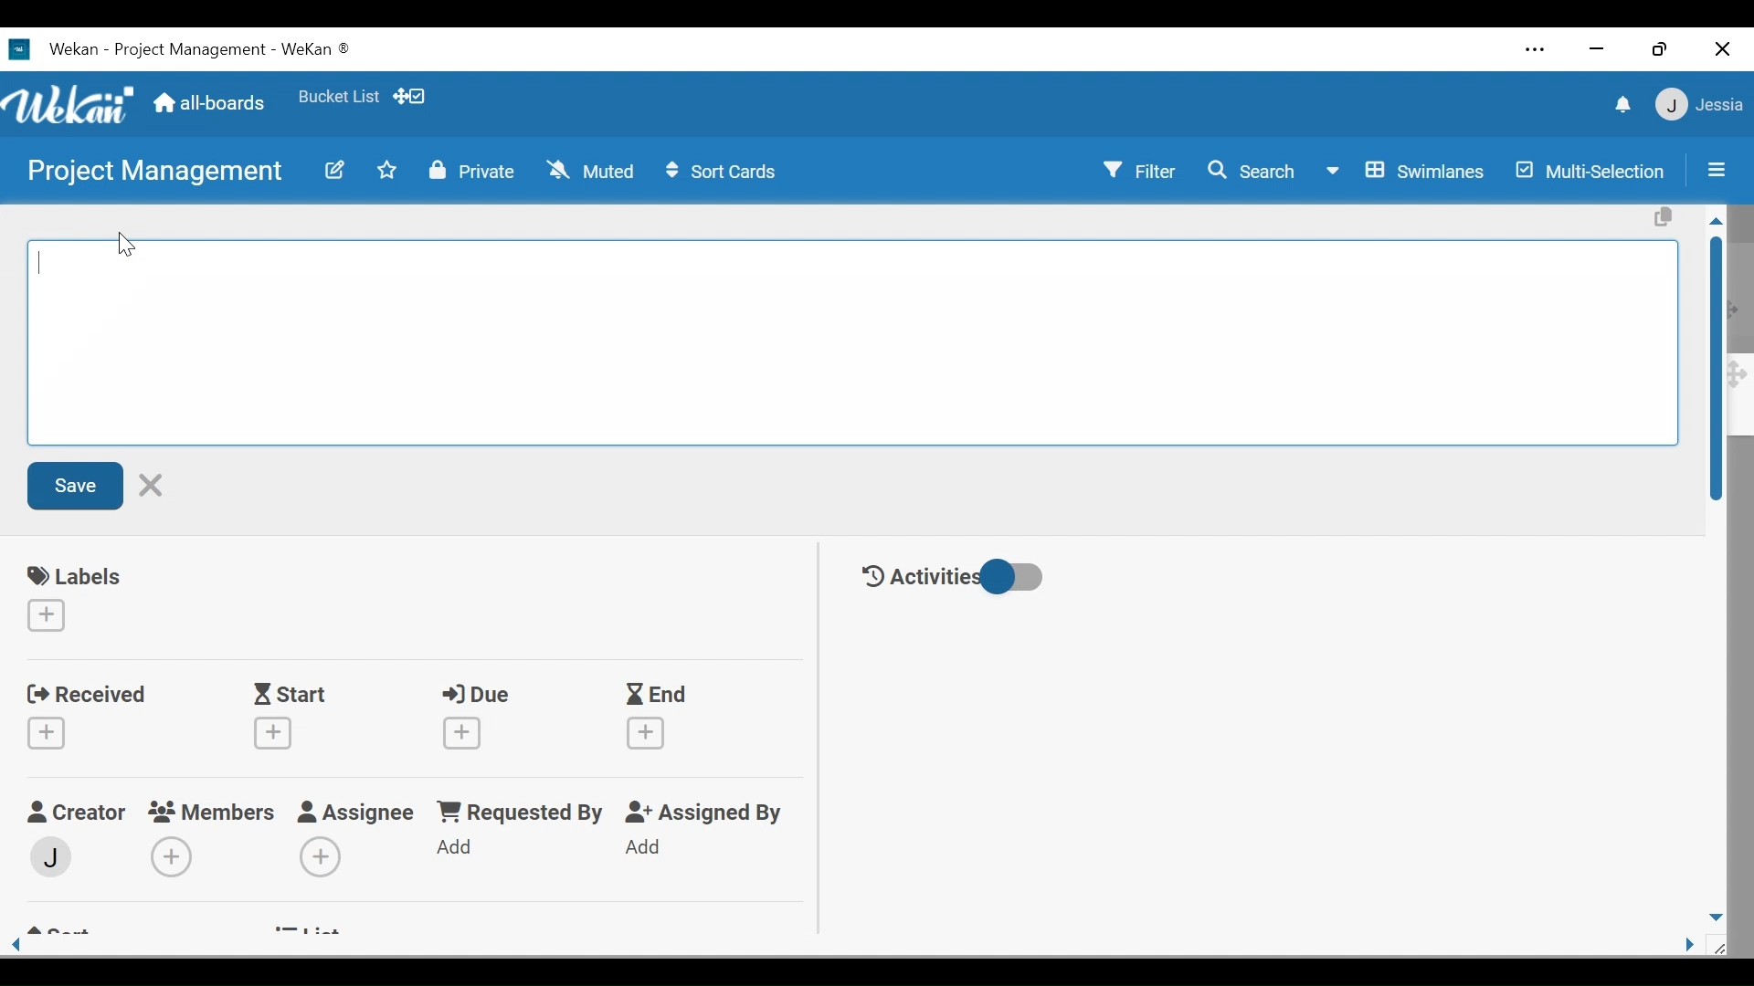  Describe the element at coordinates (47, 733) in the screenshot. I see `Create Received date` at that location.